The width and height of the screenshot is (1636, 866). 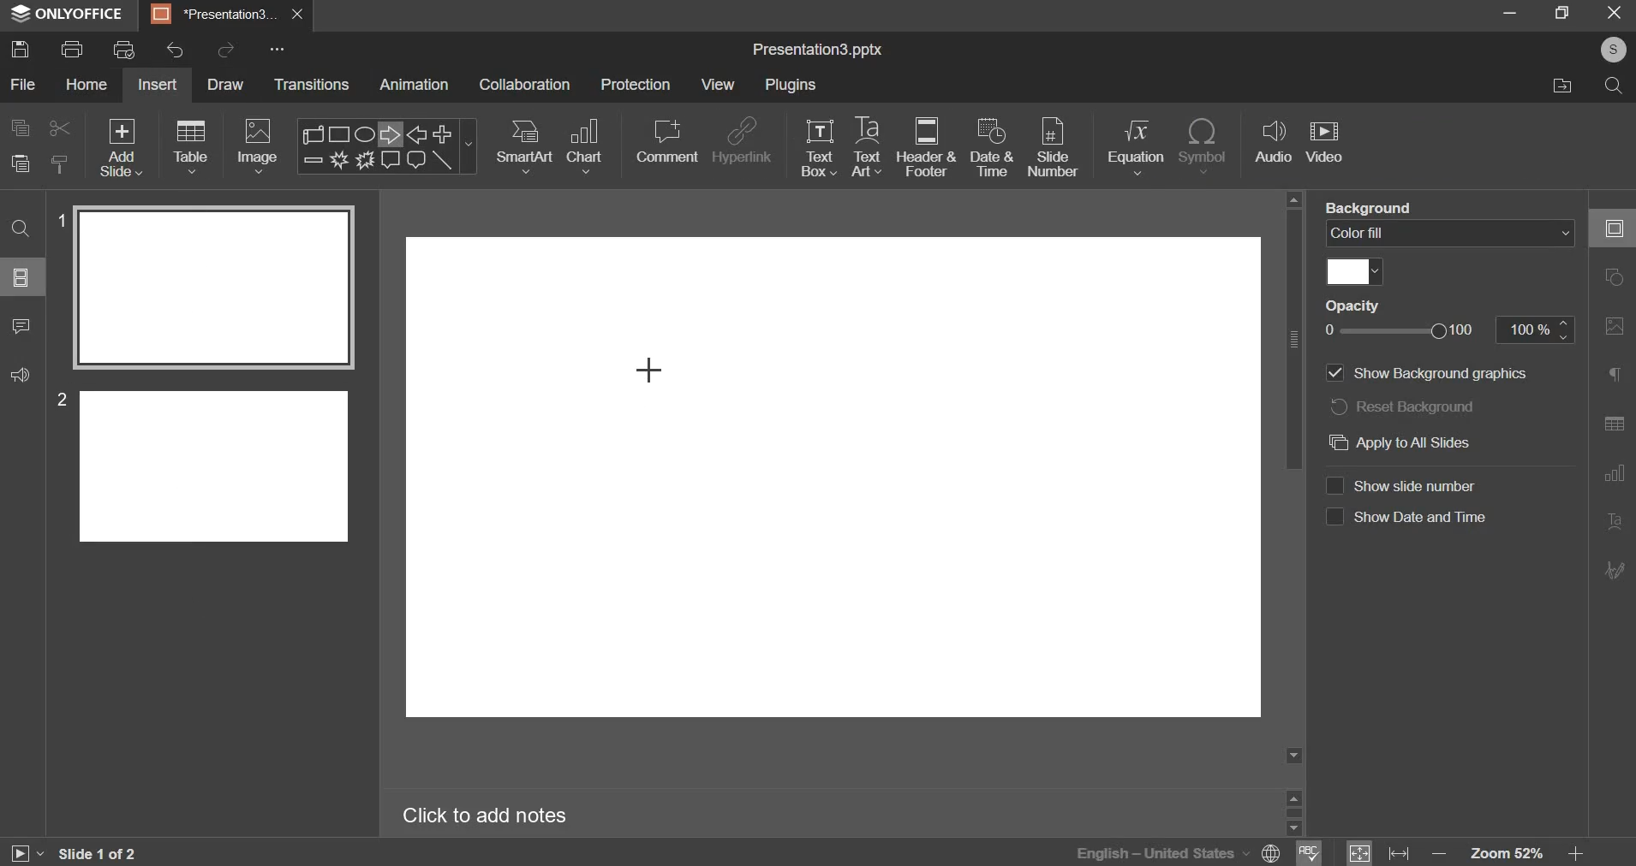 I want to click on presentation name, so click(x=817, y=50).